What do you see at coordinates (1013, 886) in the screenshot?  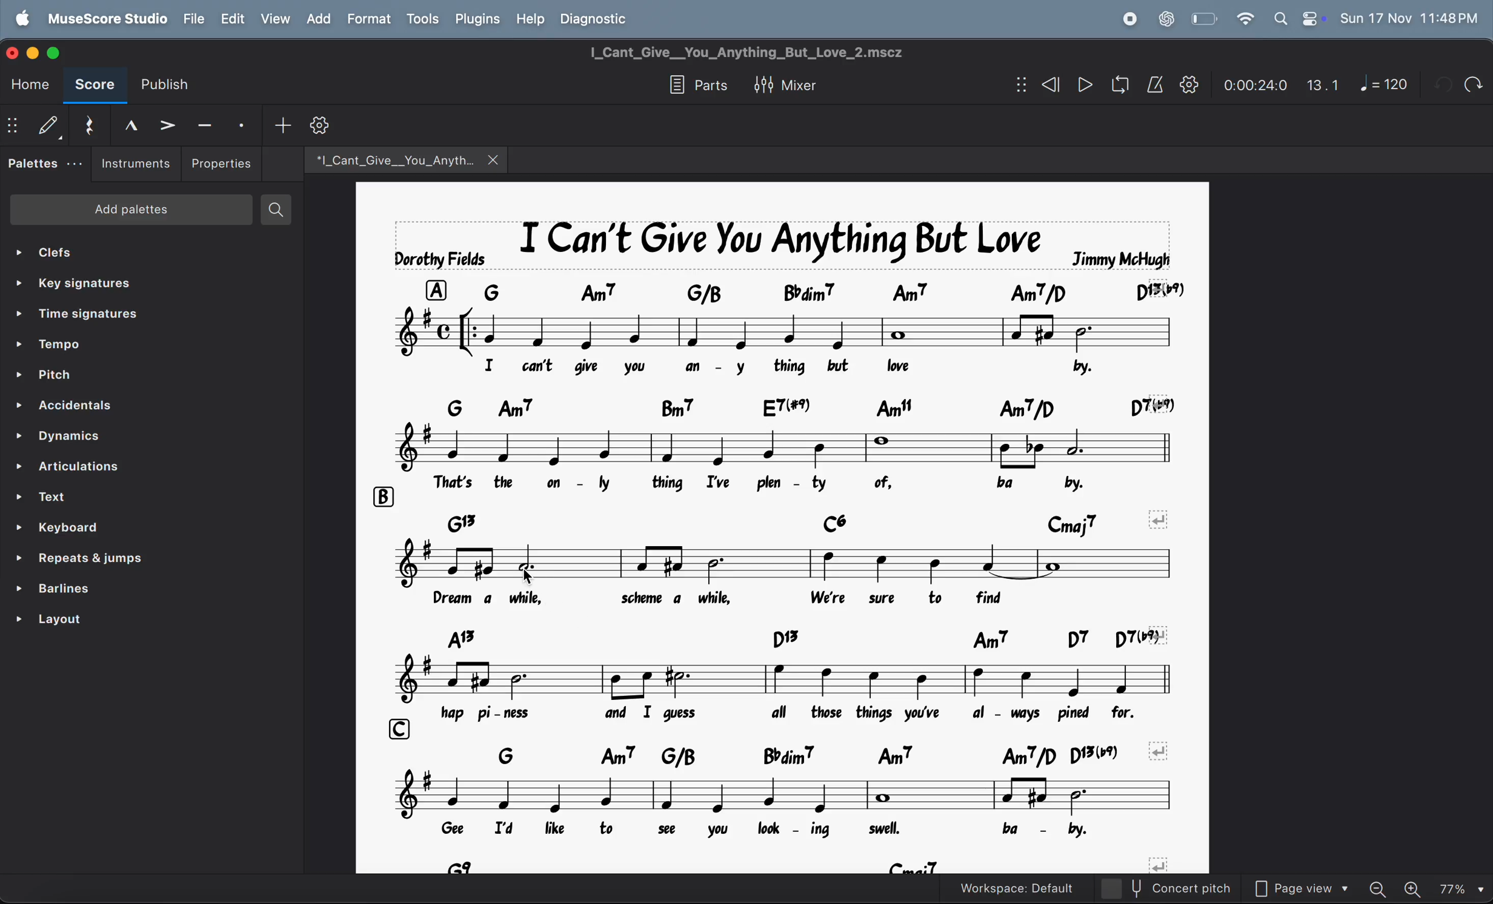 I see `workspace default` at bounding box center [1013, 886].